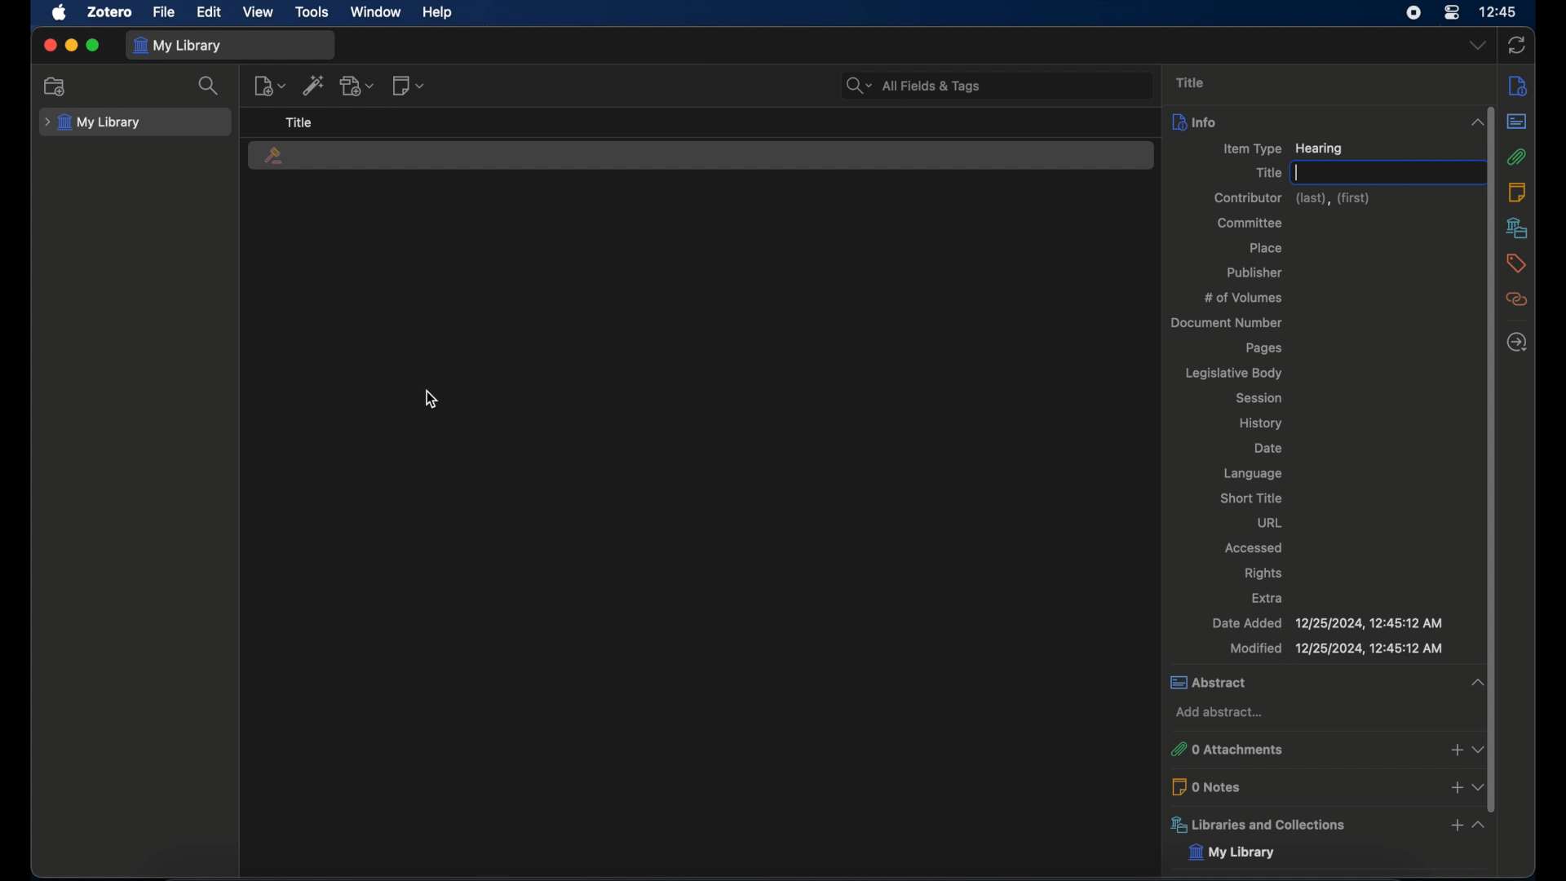 This screenshot has width=1566, height=881. Describe the element at coordinates (913, 86) in the screenshot. I see `search` at that location.